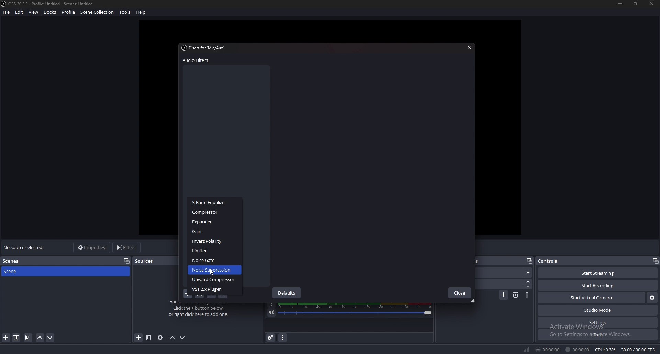 This screenshot has height=354, width=660. Describe the element at coordinates (216, 289) in the screenshot. I see `VST 2.x Plug-in` at that location.